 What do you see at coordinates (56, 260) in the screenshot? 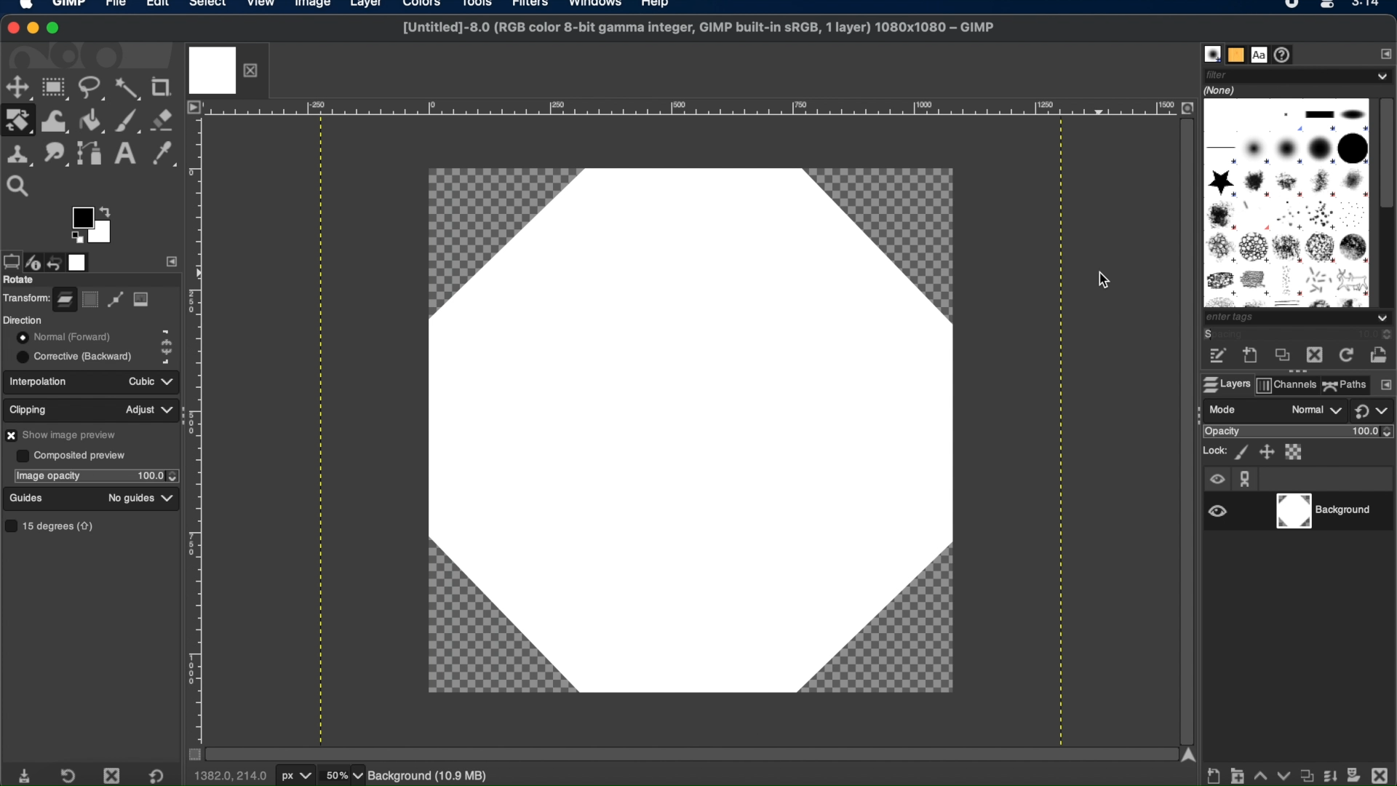
I see `undo history` at bounding box center [56, 260].